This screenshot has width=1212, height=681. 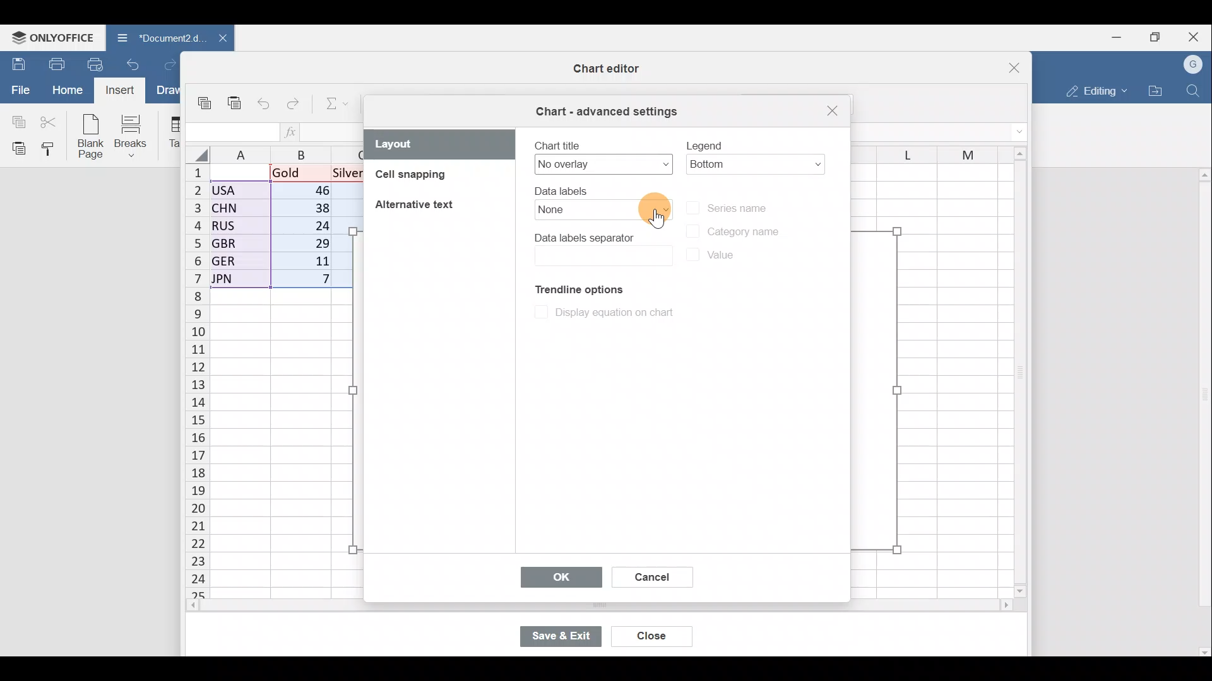 What do you see at coordinates (338, 102) in the screenshot?
I see `Summation` at bounding box center [338, 102].